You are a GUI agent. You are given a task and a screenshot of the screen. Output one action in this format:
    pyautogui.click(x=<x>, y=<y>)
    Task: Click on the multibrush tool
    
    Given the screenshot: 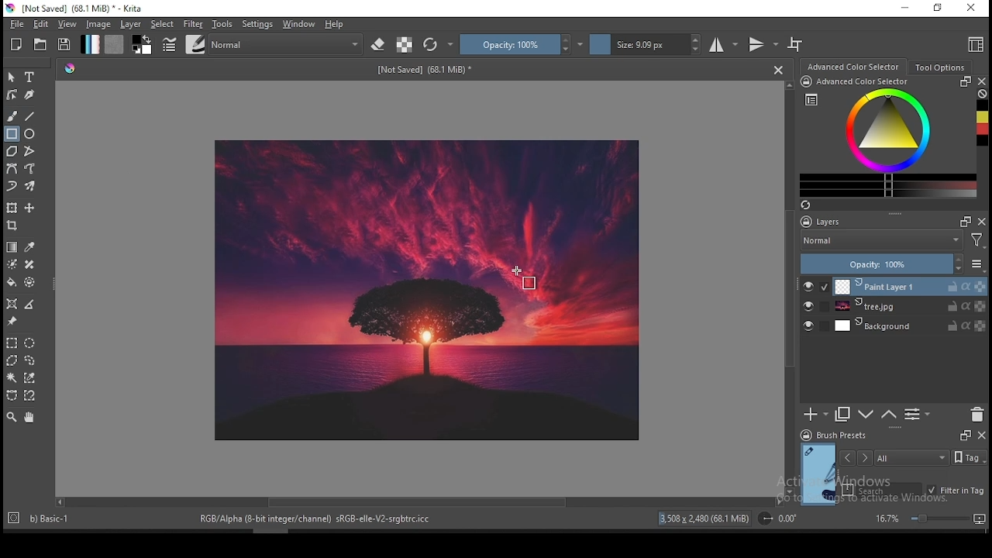 What is the action you would take?
    pyautogui.click(x=31, y=186)
    